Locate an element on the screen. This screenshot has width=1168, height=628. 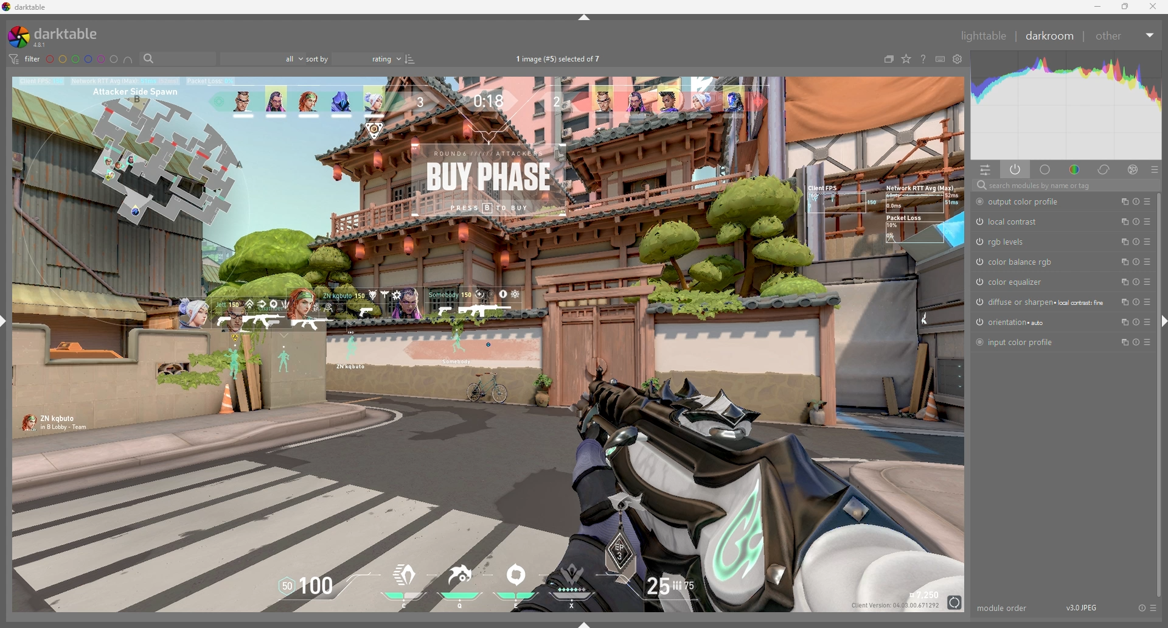
lighttable is located at coordinates (985, 37).